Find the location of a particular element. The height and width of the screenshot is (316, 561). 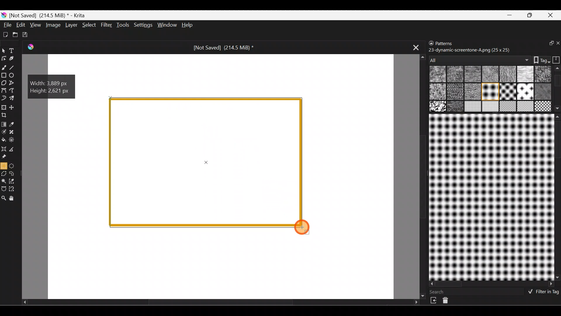

All patterns is located at coordinates (478, 58).